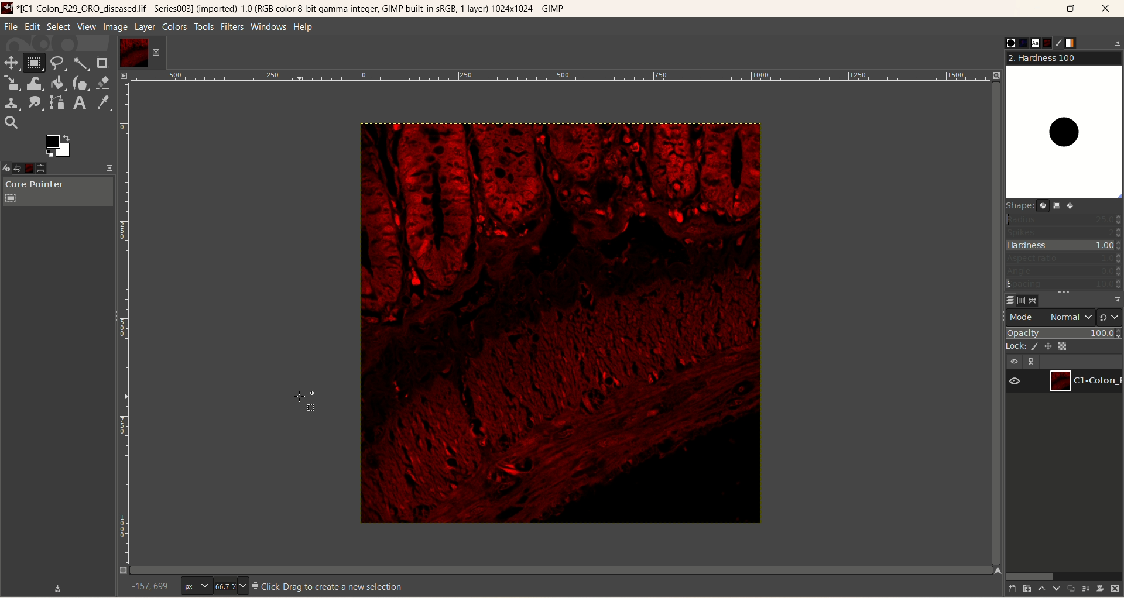 Image resolution: width=1124 pixels, height=598 pixels. What do you see at coordinates (1002, 43) in the screenshot?
I see `brushes` at bounding box center [1002, 43].